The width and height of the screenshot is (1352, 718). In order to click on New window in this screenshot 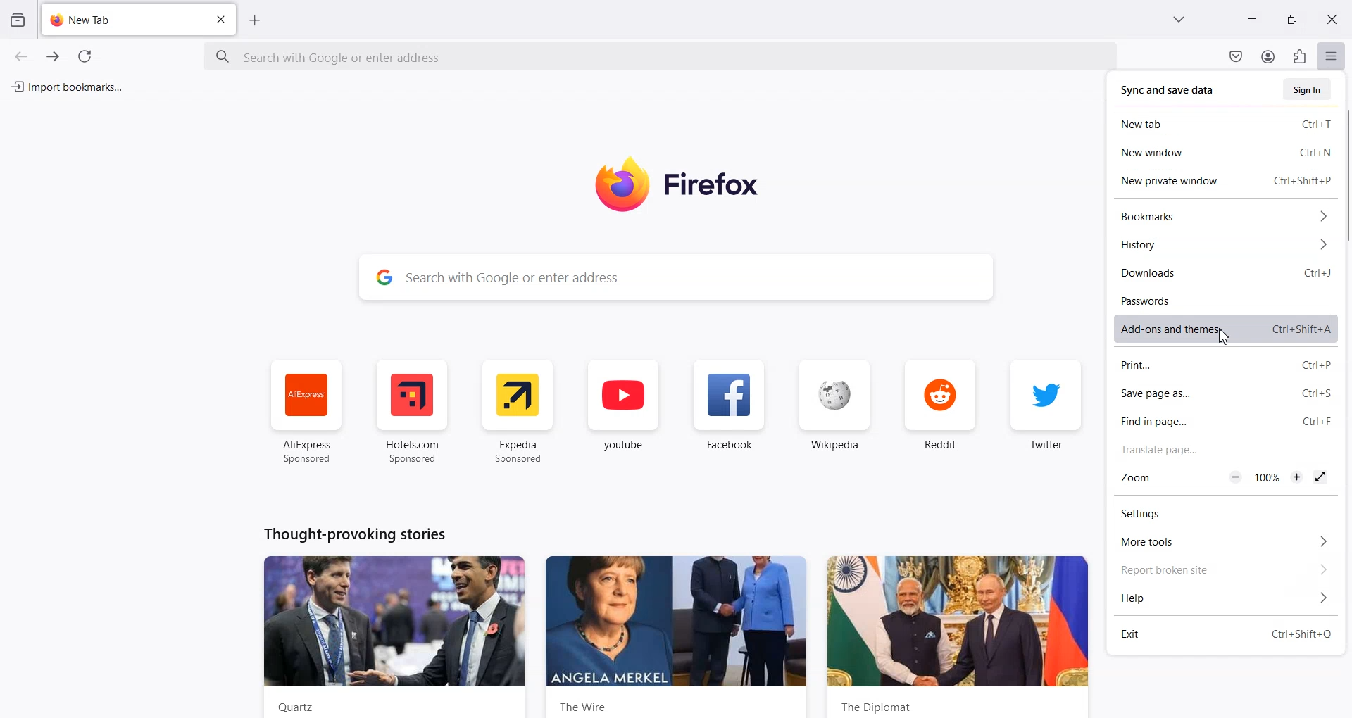, I will do `click(1222, 151)`.